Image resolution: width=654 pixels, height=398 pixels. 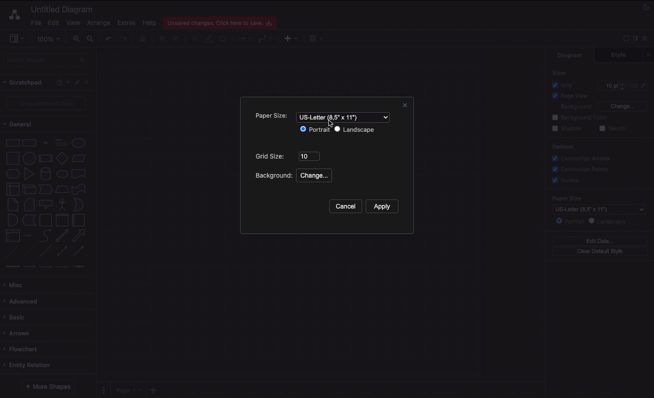 What do you see at coordinates (600, 241) in the screenshot?
I see `Edit data` at bounding box center [600, 241].